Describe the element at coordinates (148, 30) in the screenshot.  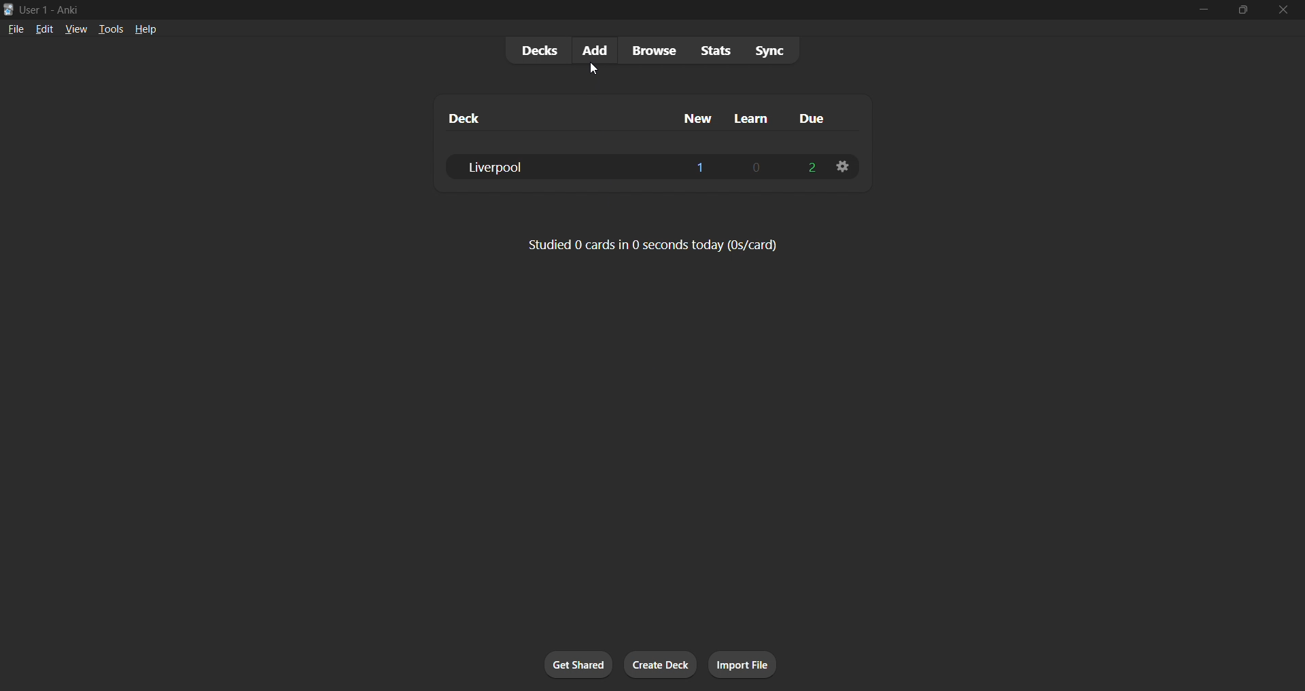
I see `help` at that location.